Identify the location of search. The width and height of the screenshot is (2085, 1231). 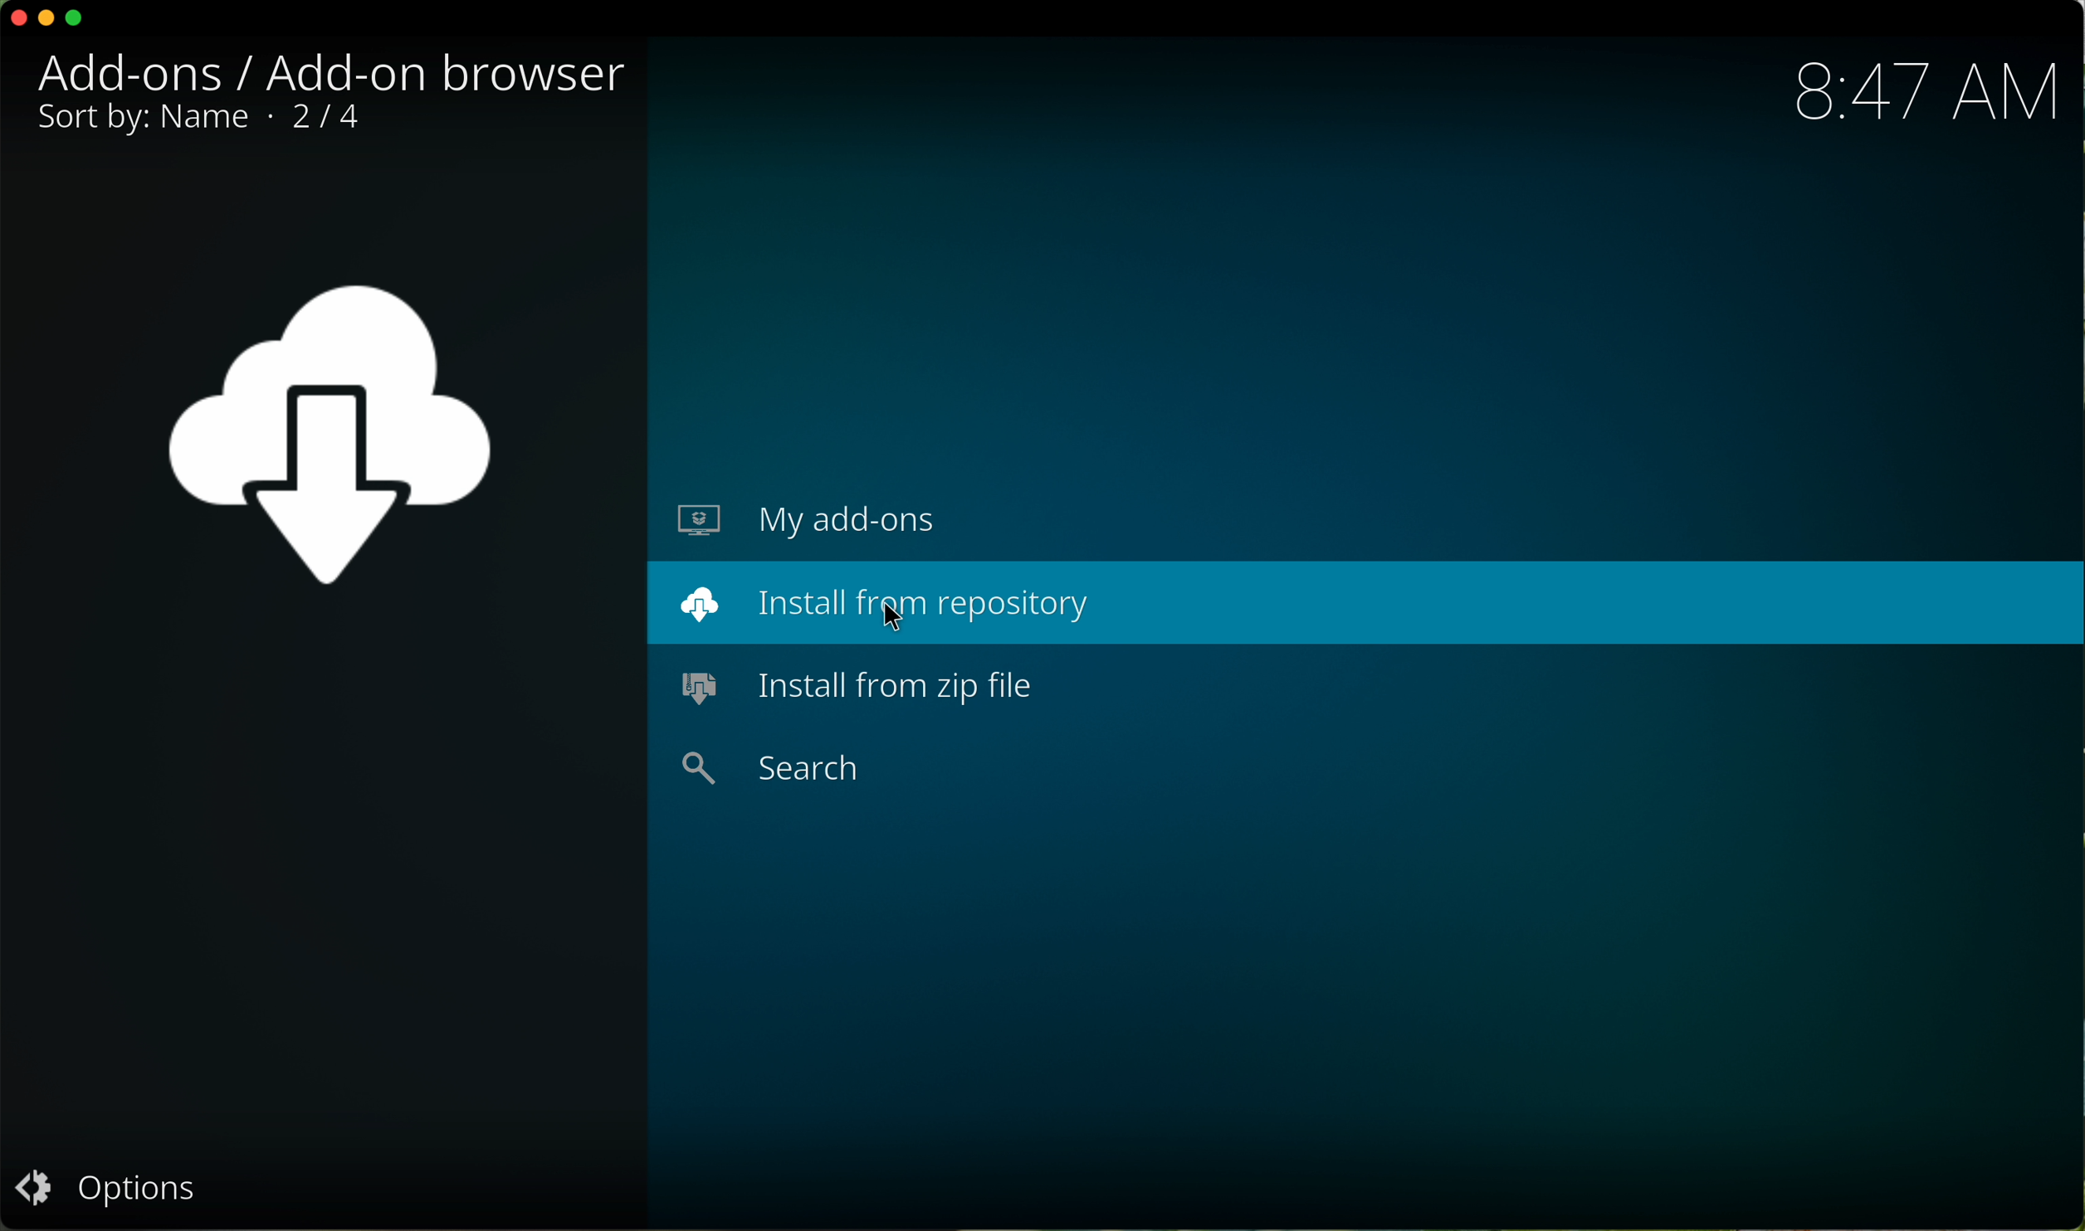
(762, 767).